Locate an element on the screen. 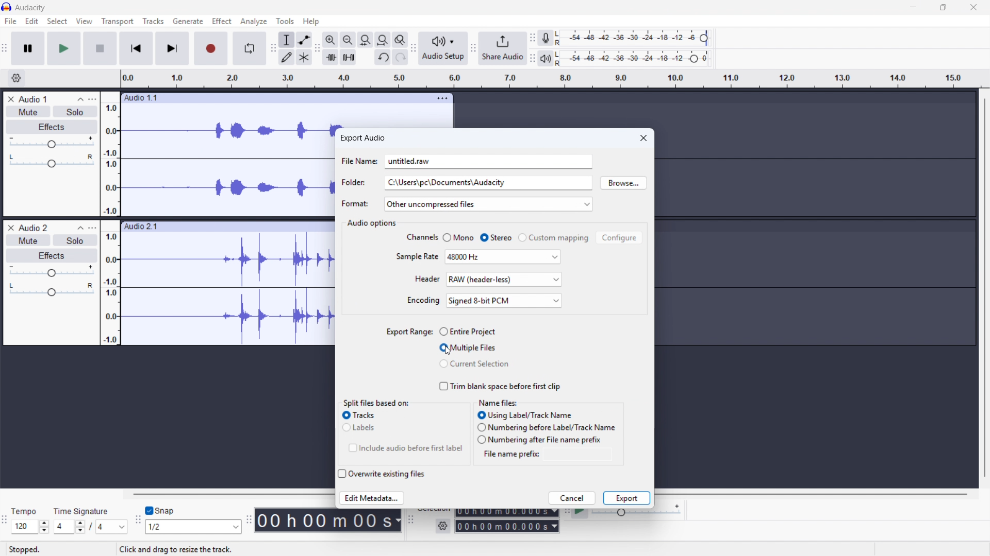 The height and width of the screenshot is (556, 990). Save to folder  is located at coordinates (488, 183).